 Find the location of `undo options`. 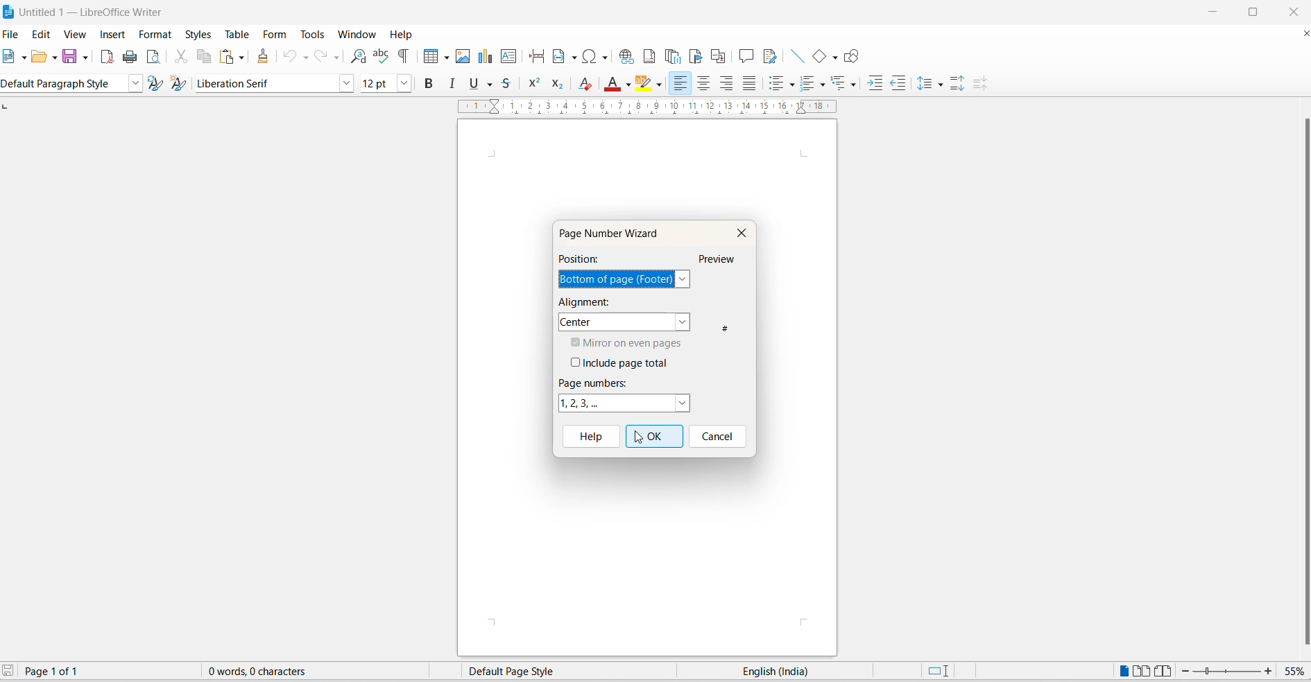

undo options is located at coordinates (306, 58).